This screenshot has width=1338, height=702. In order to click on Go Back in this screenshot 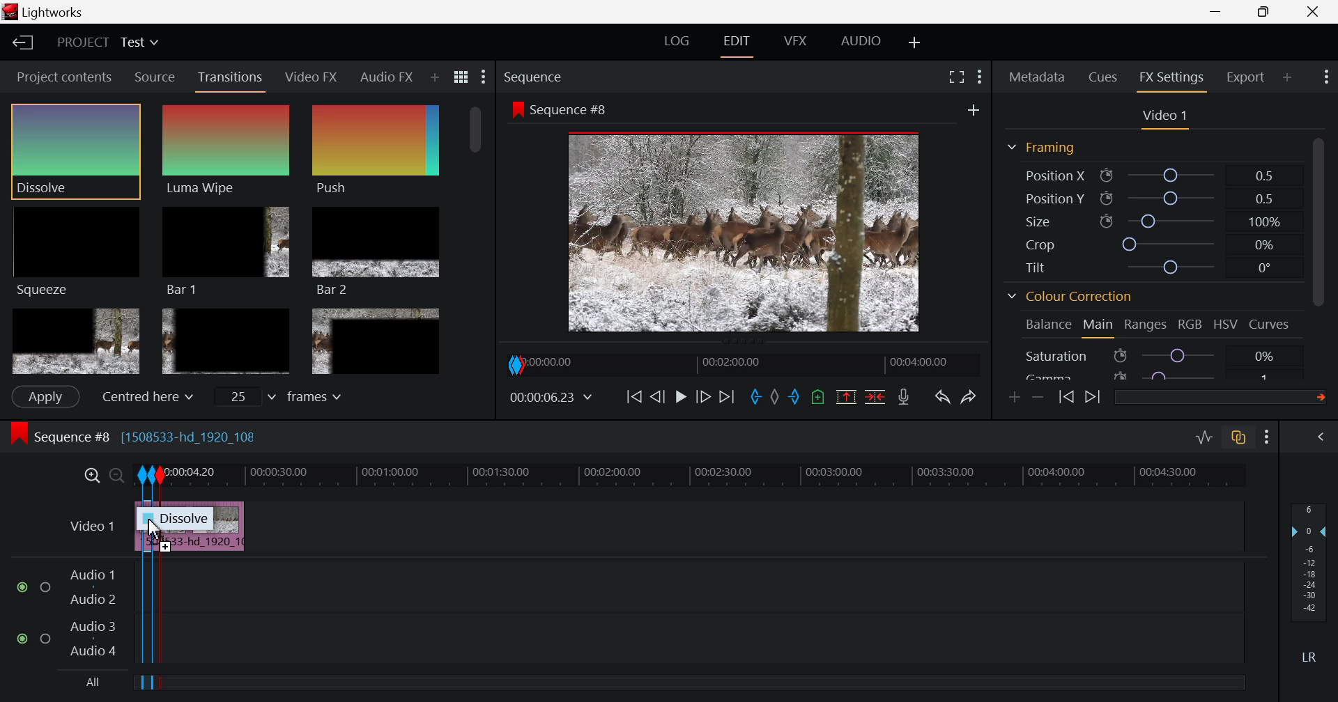, I will do `click(657, 396)`.